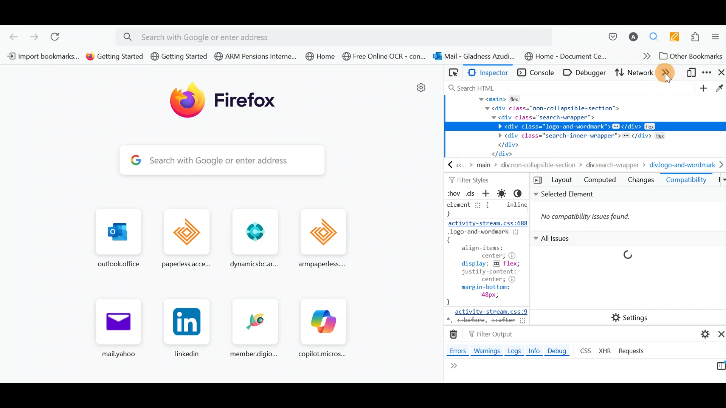  I want to click on Account, so click(634, 37).